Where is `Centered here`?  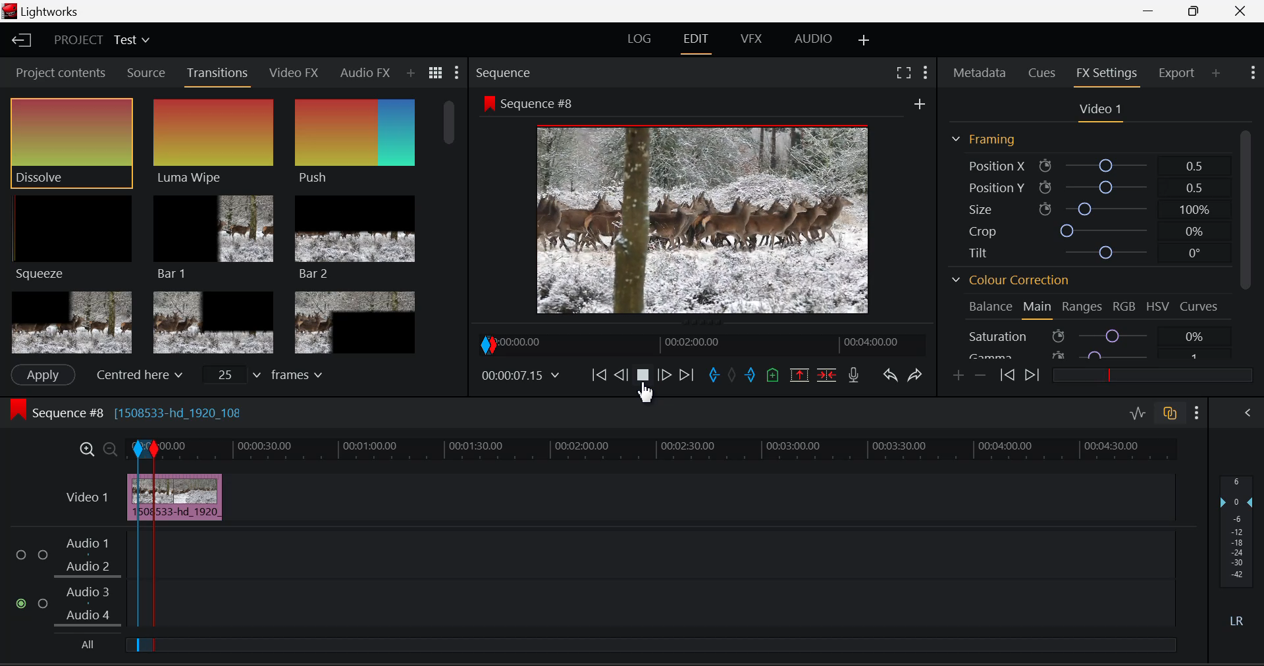
Centered here is located at coordinates (138, 373).